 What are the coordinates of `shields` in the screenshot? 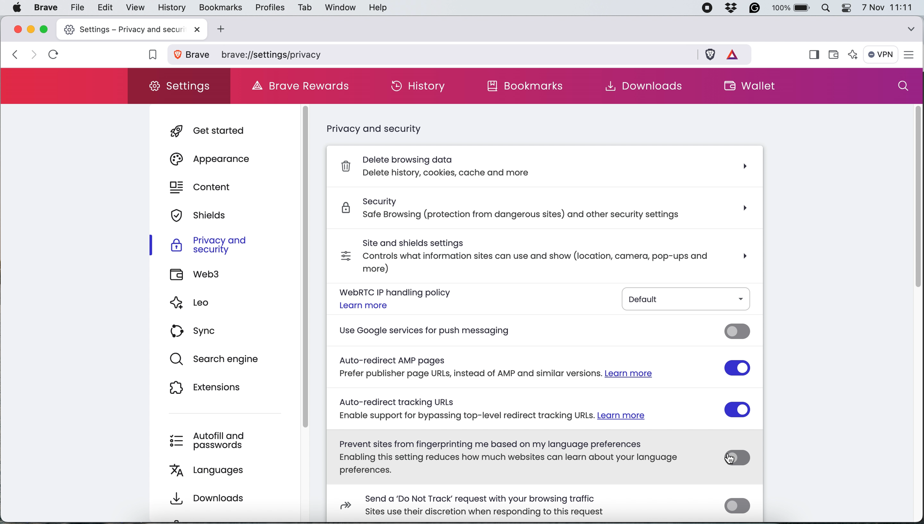 It's located at (205, 215).